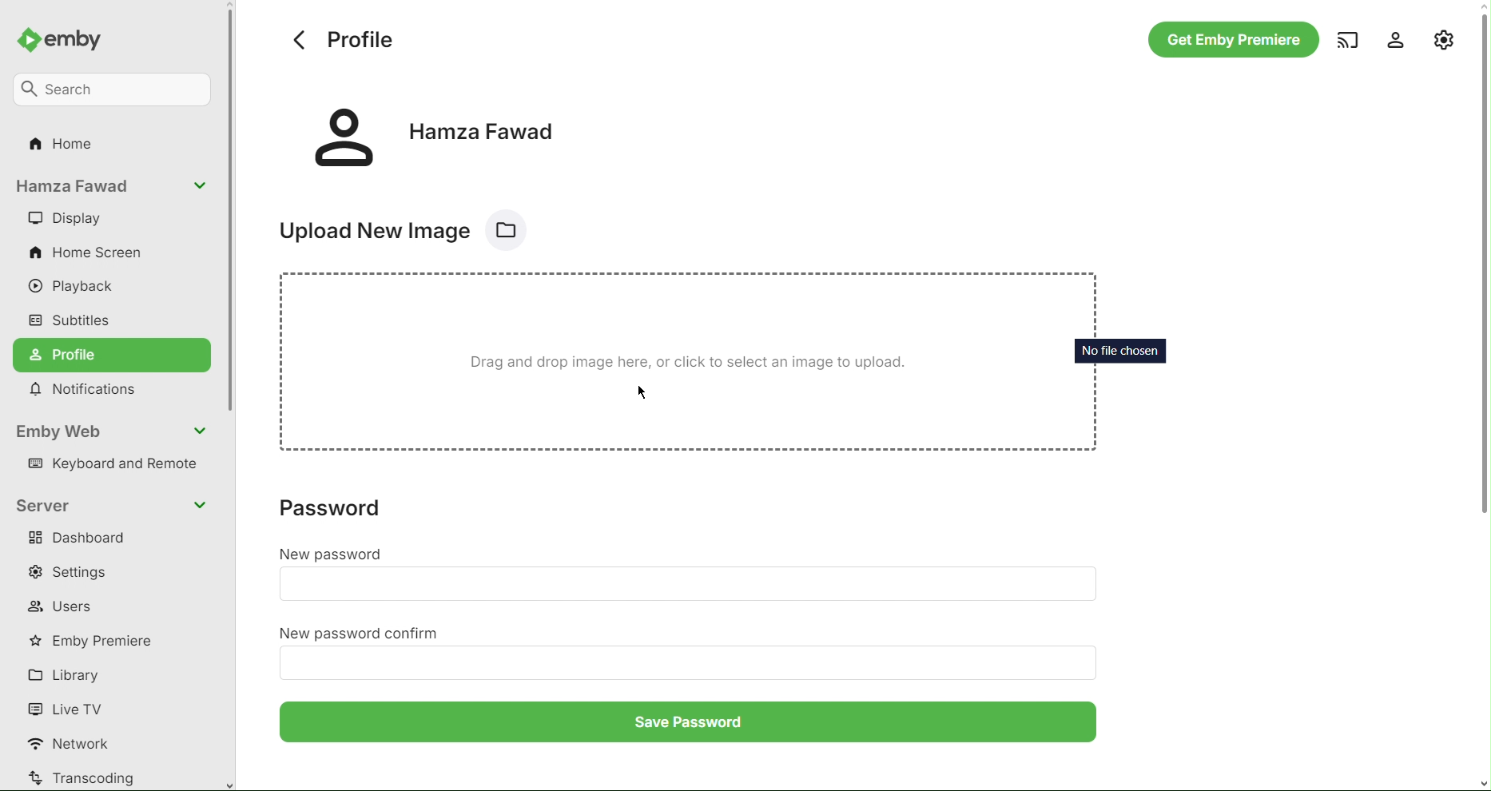 Image resolution: width=1491 pixels, height=791 pixels. Describe the element at coordinates (69, 708) in the screenshot. I see `Live TV` at that location.